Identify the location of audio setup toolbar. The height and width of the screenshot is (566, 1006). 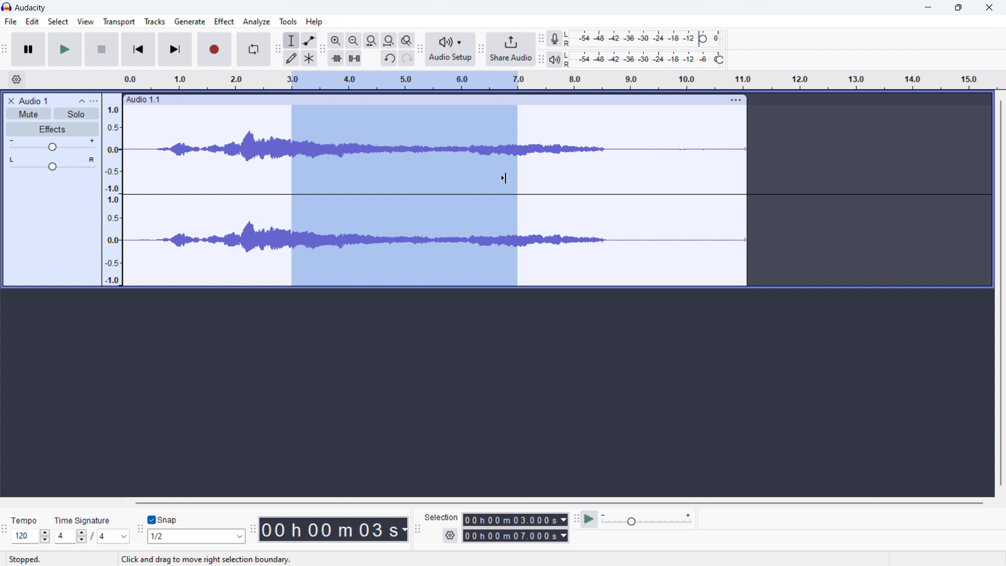
(420, 49).